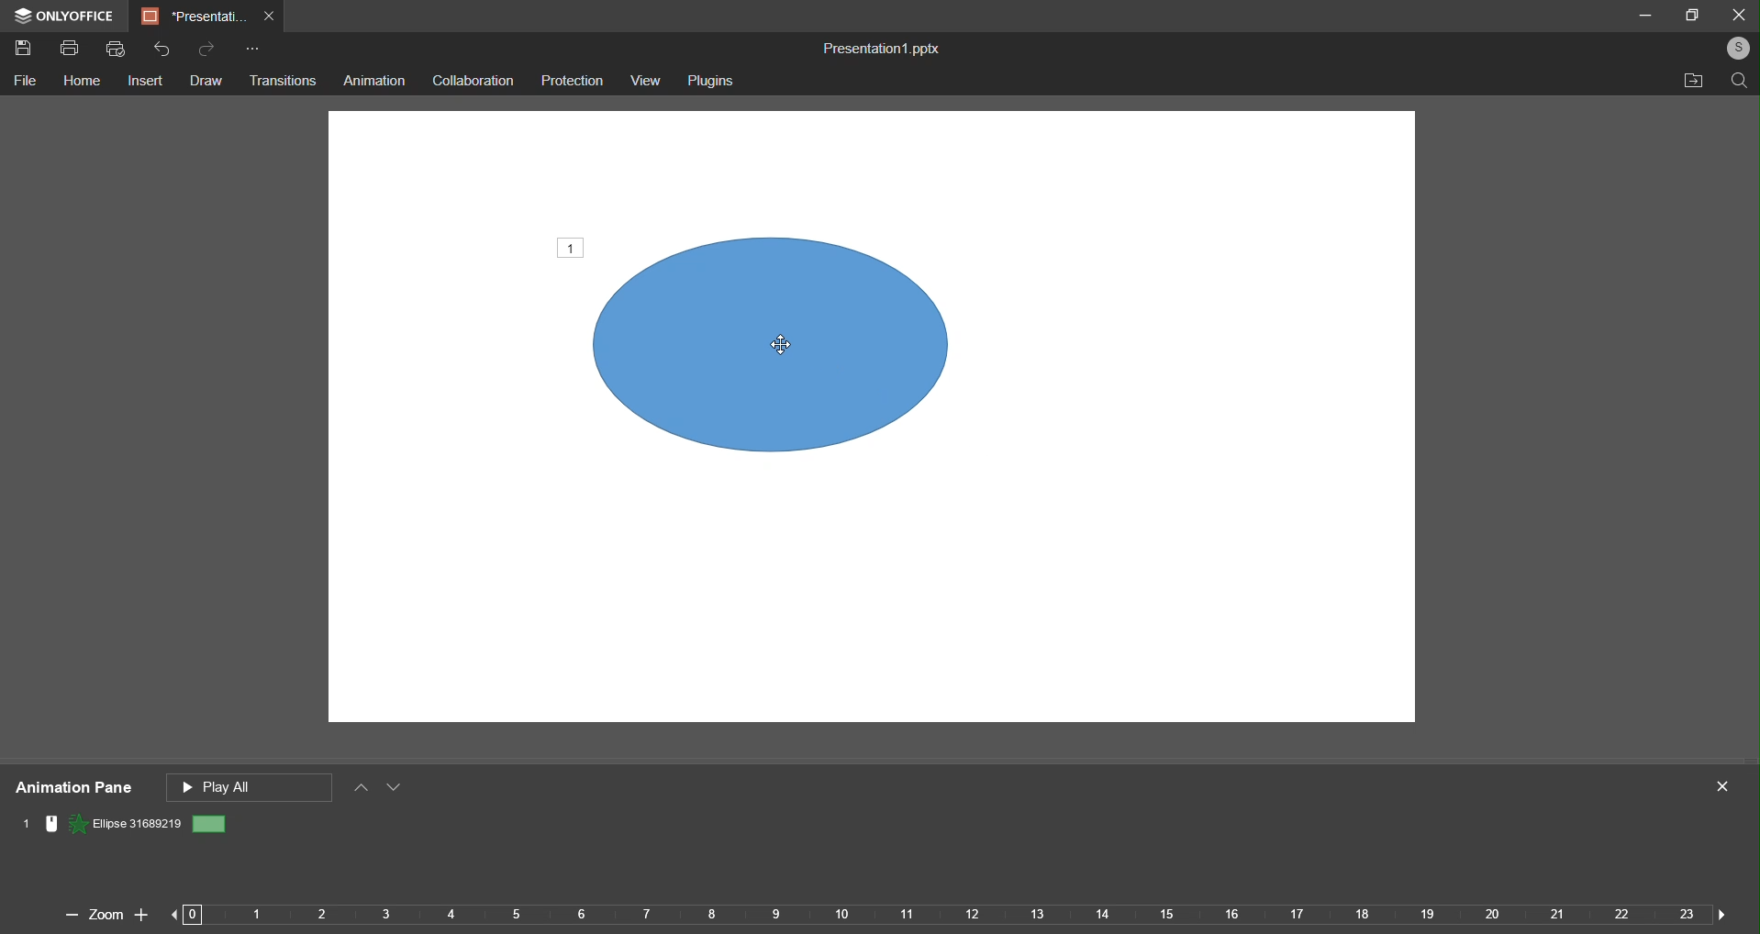 Image resolution: width=1760 pixels, height=934 pixels. I want to click on animation, so click(375, 82).